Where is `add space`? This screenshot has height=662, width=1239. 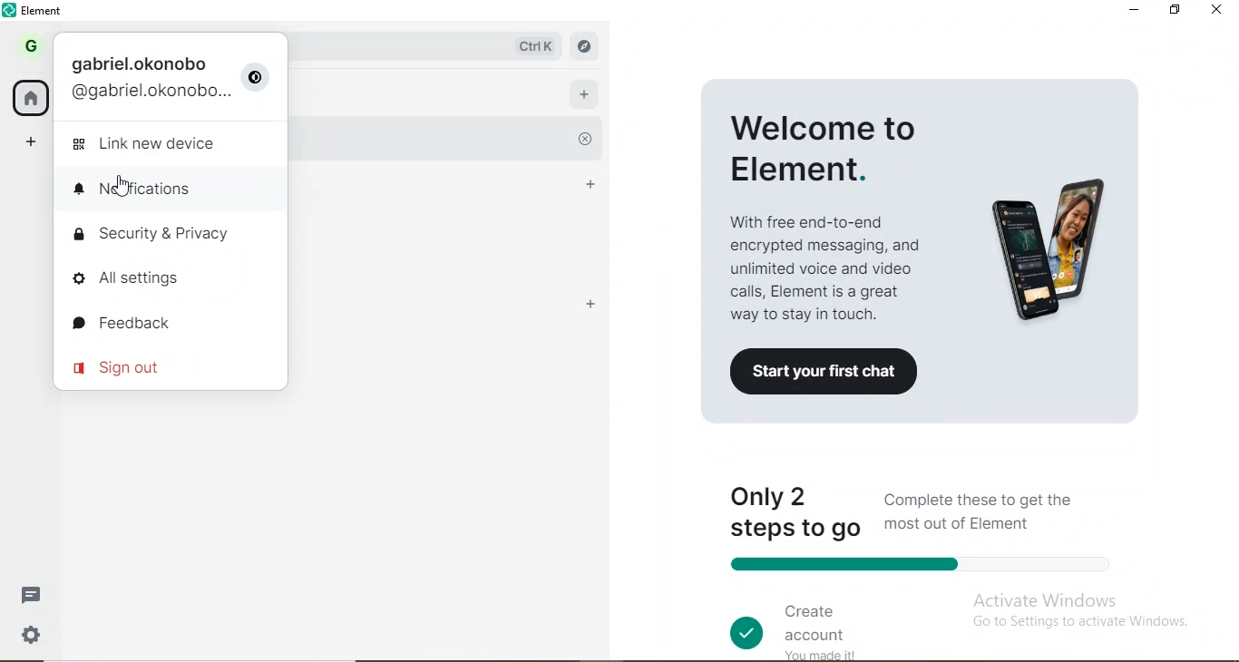 add space is located at coordinates (34, 141).